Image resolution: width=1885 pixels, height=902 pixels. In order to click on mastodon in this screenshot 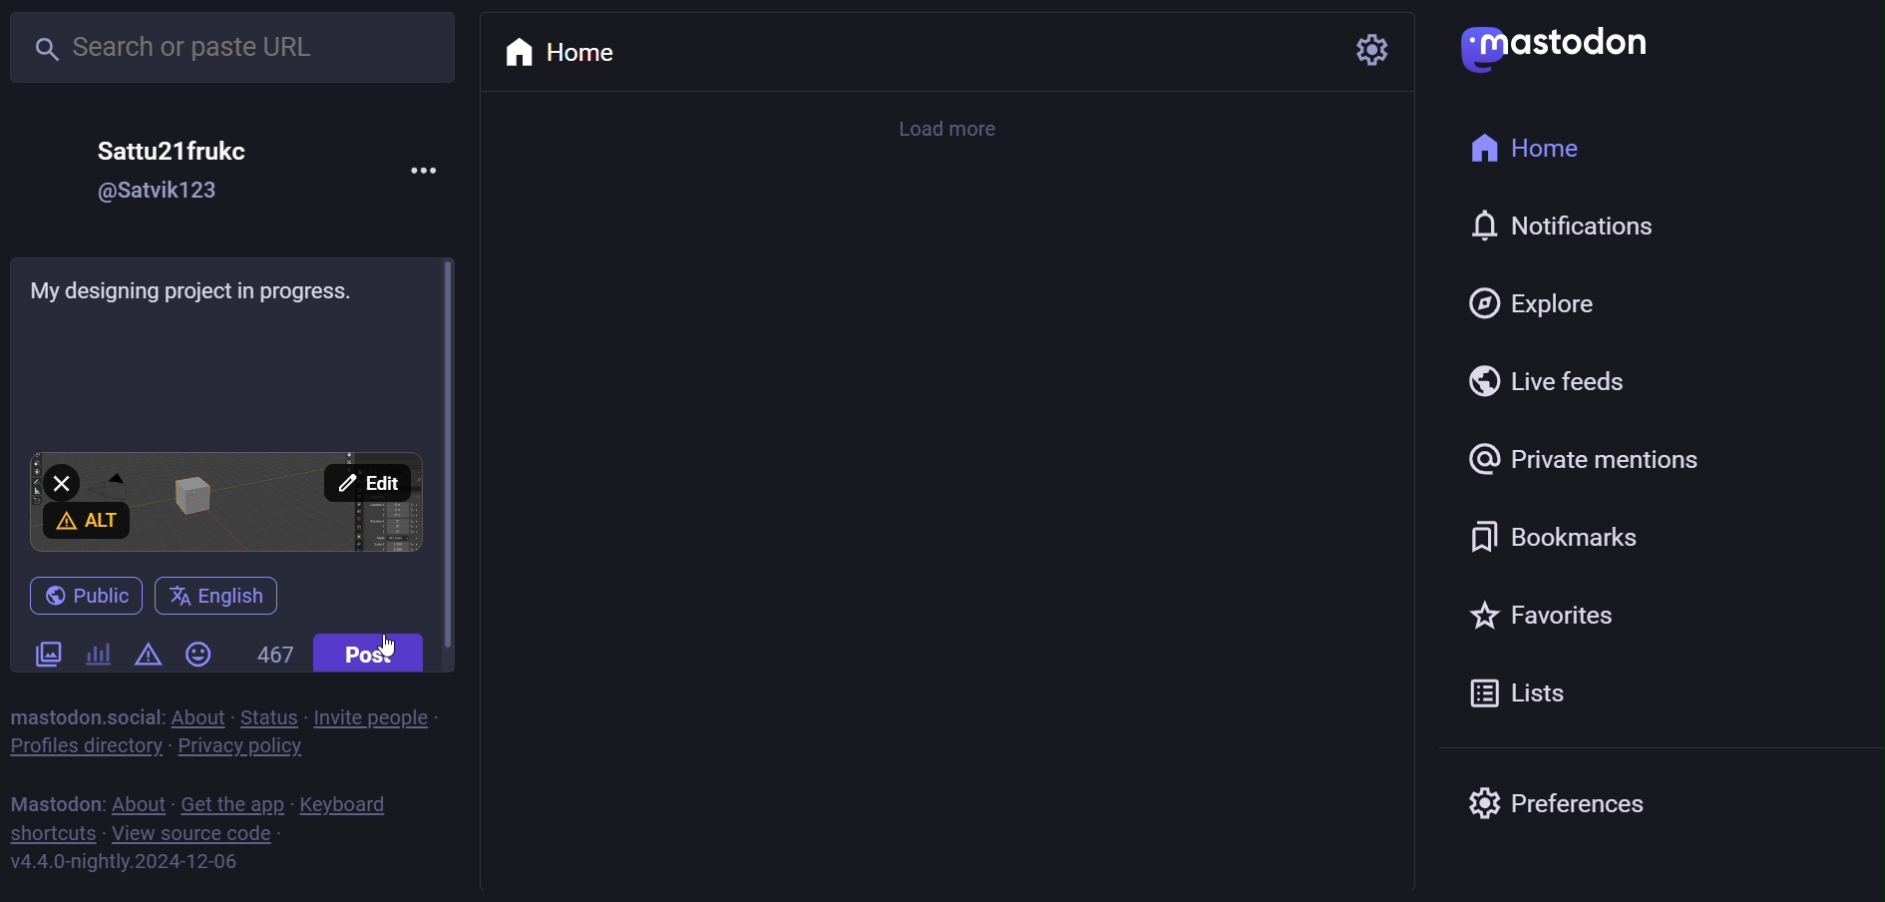, I will do `click(1562, 42)`.